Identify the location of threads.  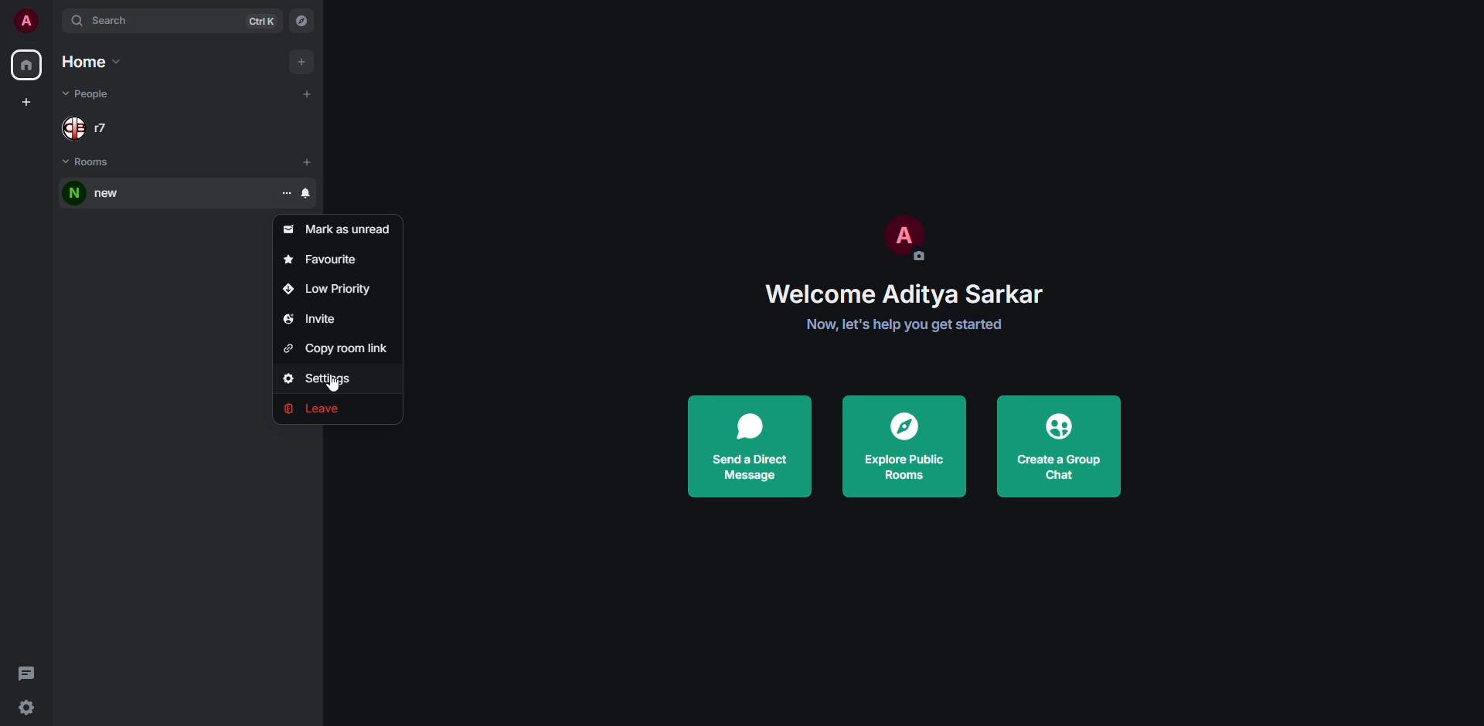
(26, 672).